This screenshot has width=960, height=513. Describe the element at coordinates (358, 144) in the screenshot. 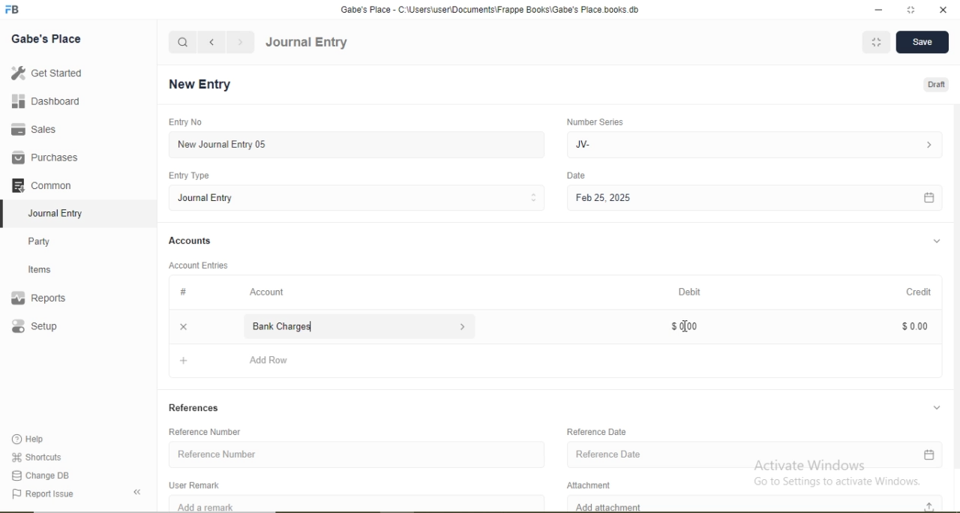

I see `New Journal Entry 05` at that location.